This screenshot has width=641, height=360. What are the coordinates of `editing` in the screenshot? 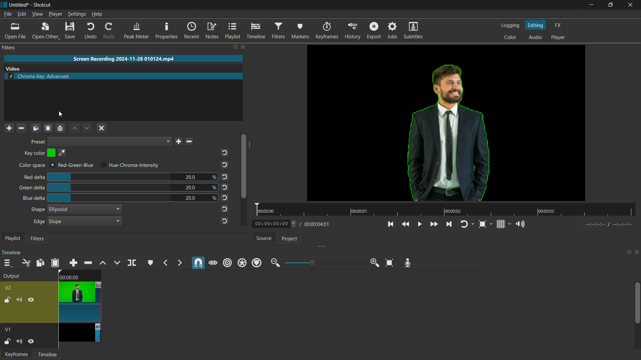 It's located at (536, 25).